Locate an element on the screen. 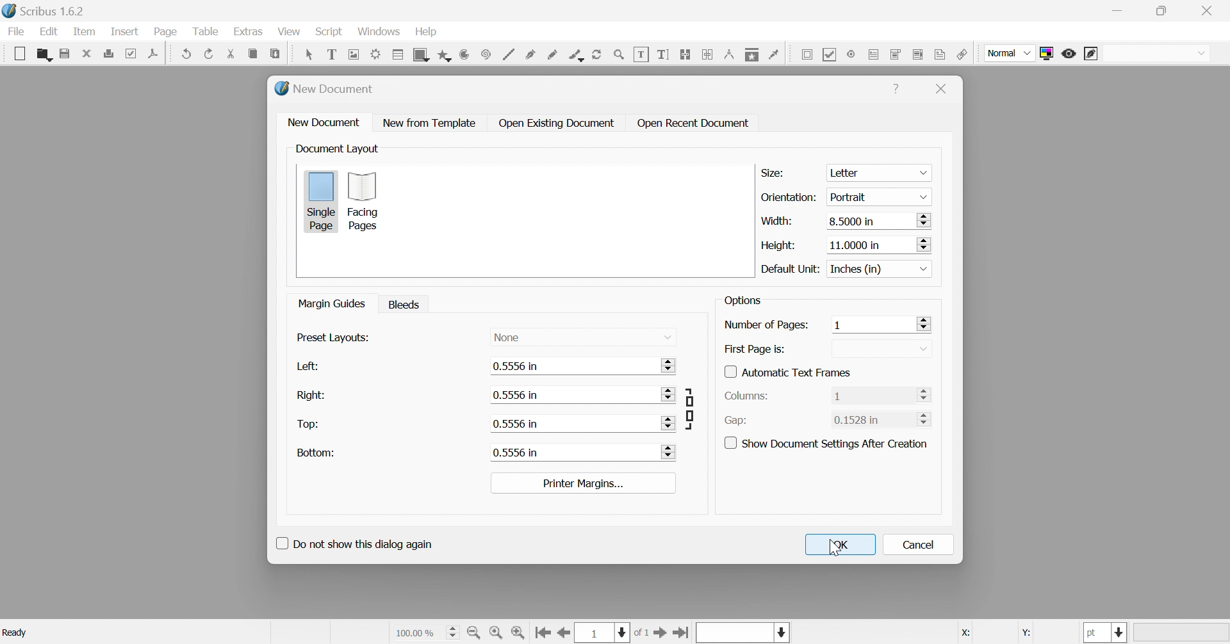  bezier curve is located at coordinates (530, 54).